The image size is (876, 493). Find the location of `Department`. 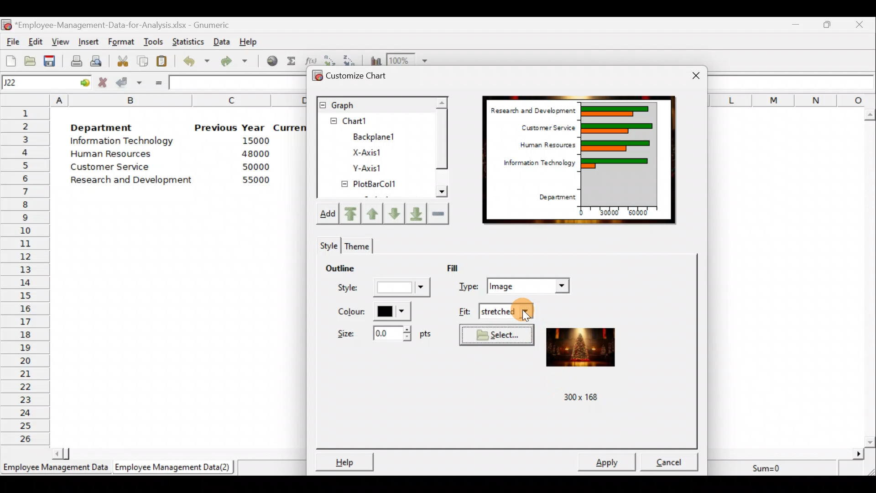

Department is located at coordinates (109, 128).